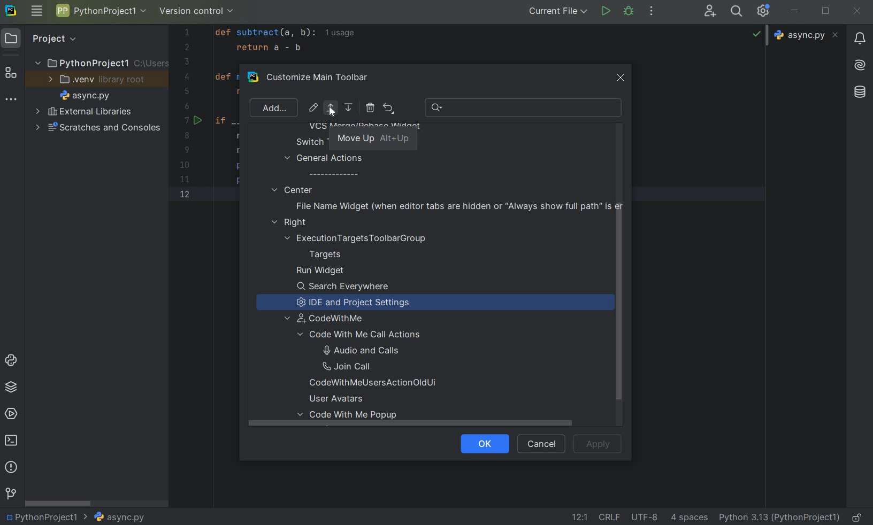 This screenshot has width=873, height=525. What do you see at coordinates (272, 107) in the screenshot?
I see `ADD` at bounding box center [272, 107].